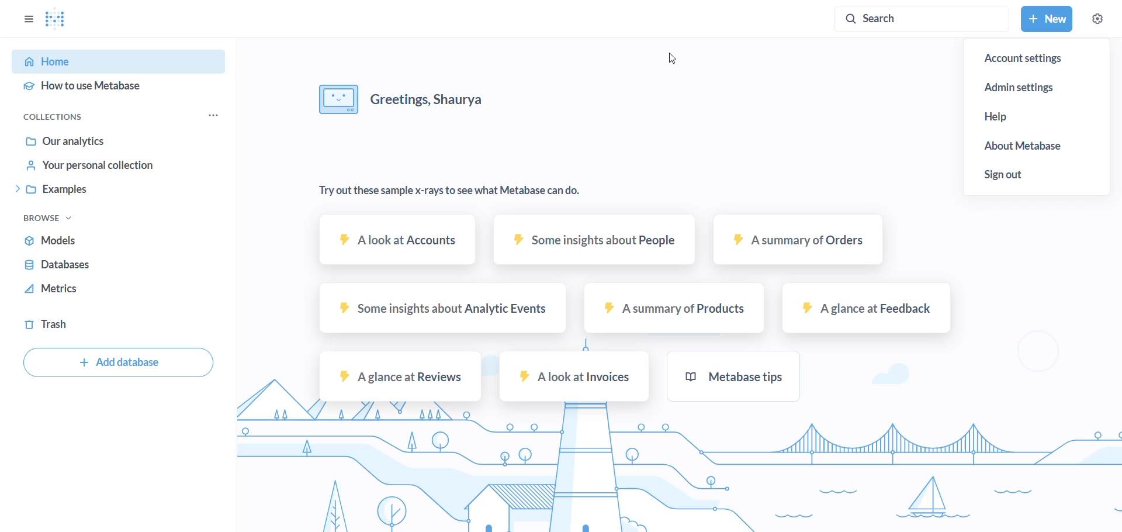 This screenshot has height=532, width=1122. Describe the element at coordinates (1000, 174) in the screenshot. I see `sign out` at that location.